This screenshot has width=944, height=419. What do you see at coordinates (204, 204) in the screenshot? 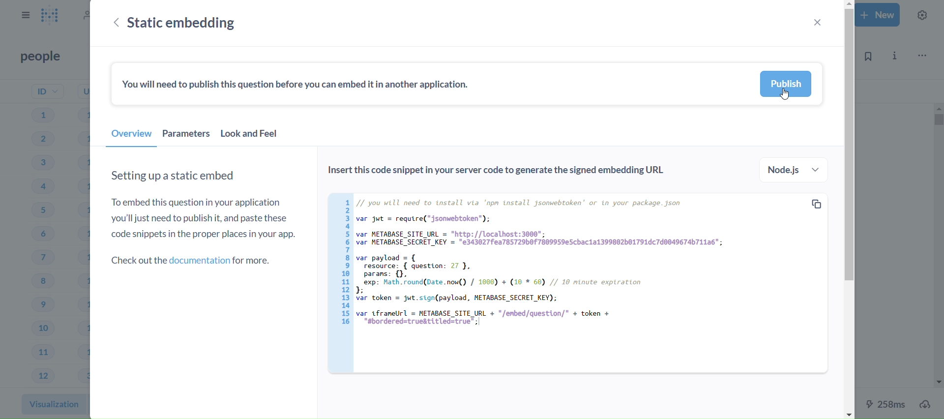
I see `Setting up a static embed

To embed this question in your application
you'll just need to publish it, and paste these
code snippets in the proper places in your app.` at bounding box center [204, 204].